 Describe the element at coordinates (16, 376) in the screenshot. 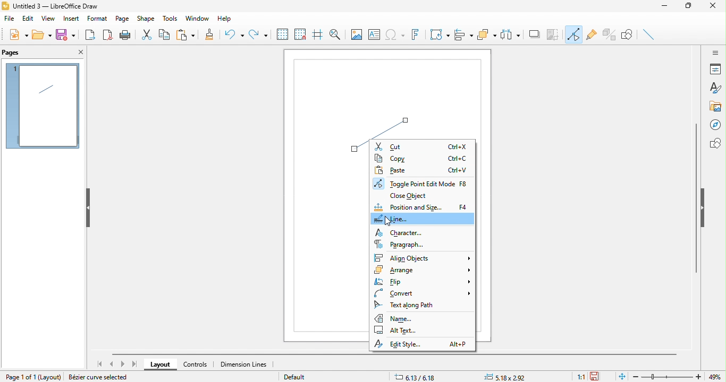

I see `page 1 of 1` at that location.